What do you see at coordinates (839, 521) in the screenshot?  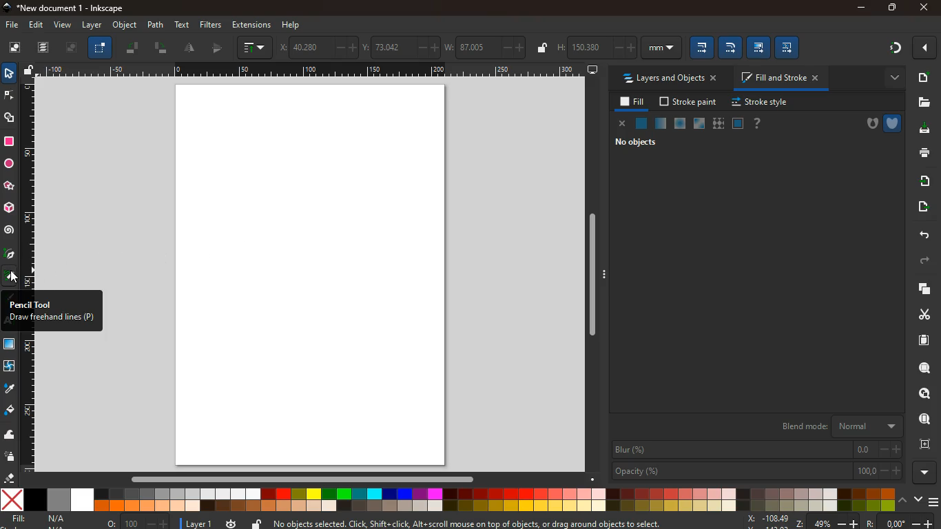 I see `coordinates` at bounding box center [839, 521].